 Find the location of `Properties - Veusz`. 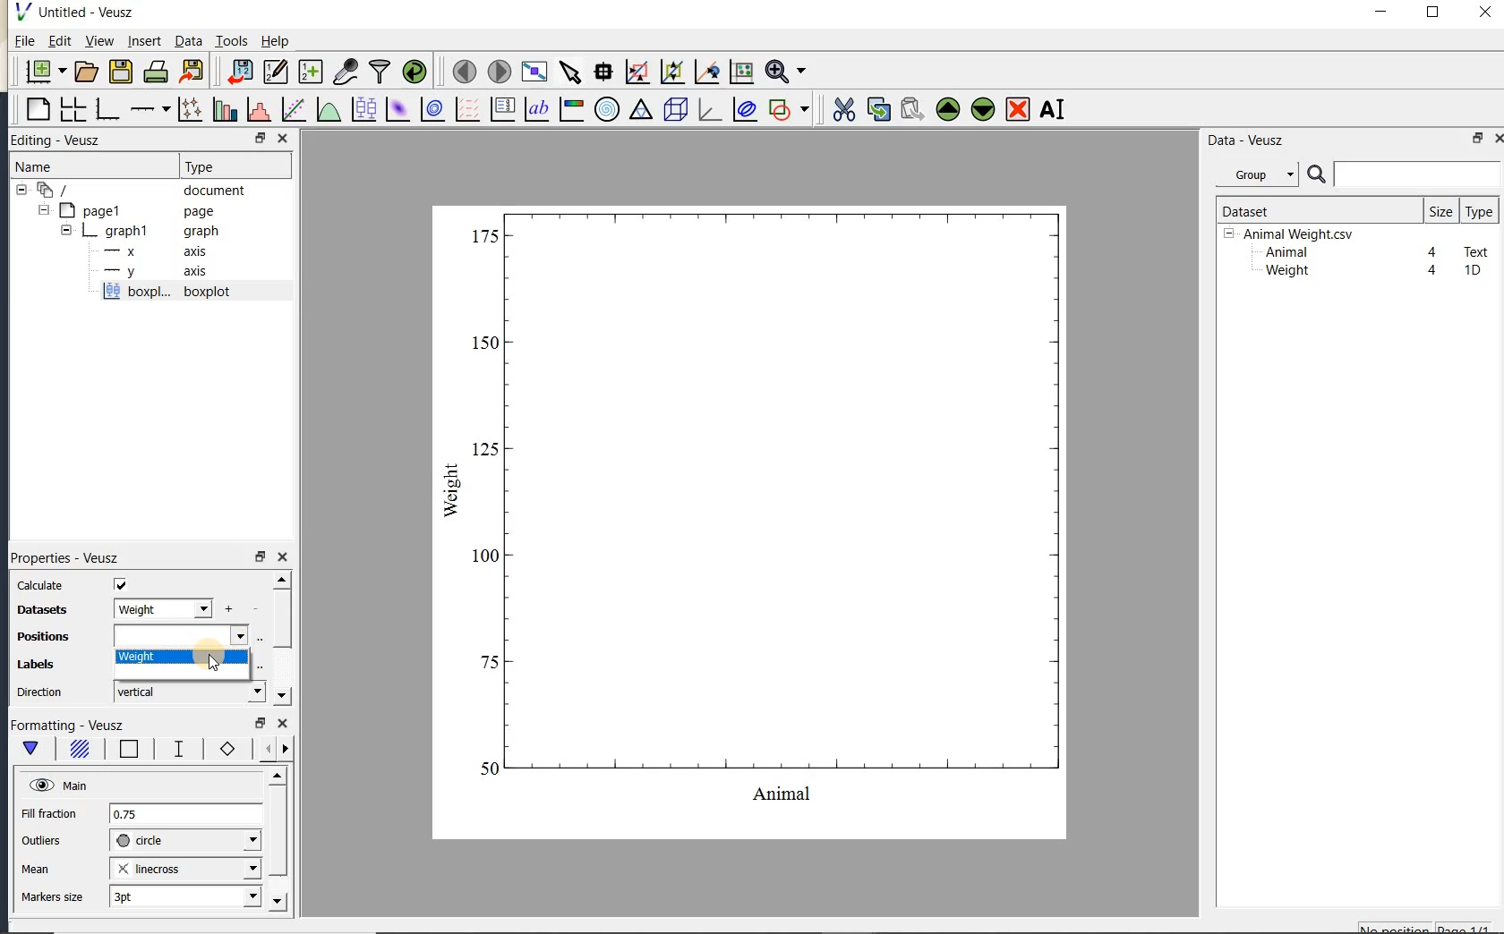

Properties - Veusz is located at coordinates (64, 555).